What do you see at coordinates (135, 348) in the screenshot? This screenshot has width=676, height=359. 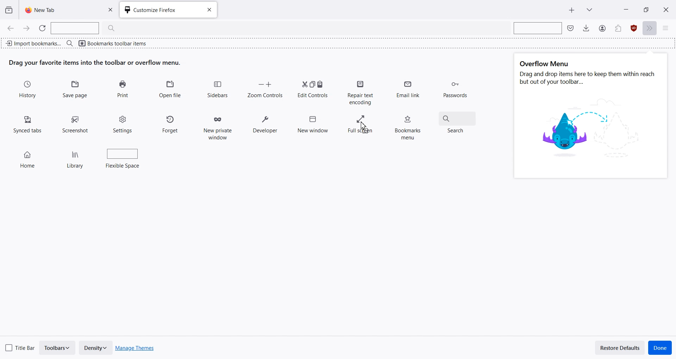 I see `Manage Themes` at bounding box center [135, 348].